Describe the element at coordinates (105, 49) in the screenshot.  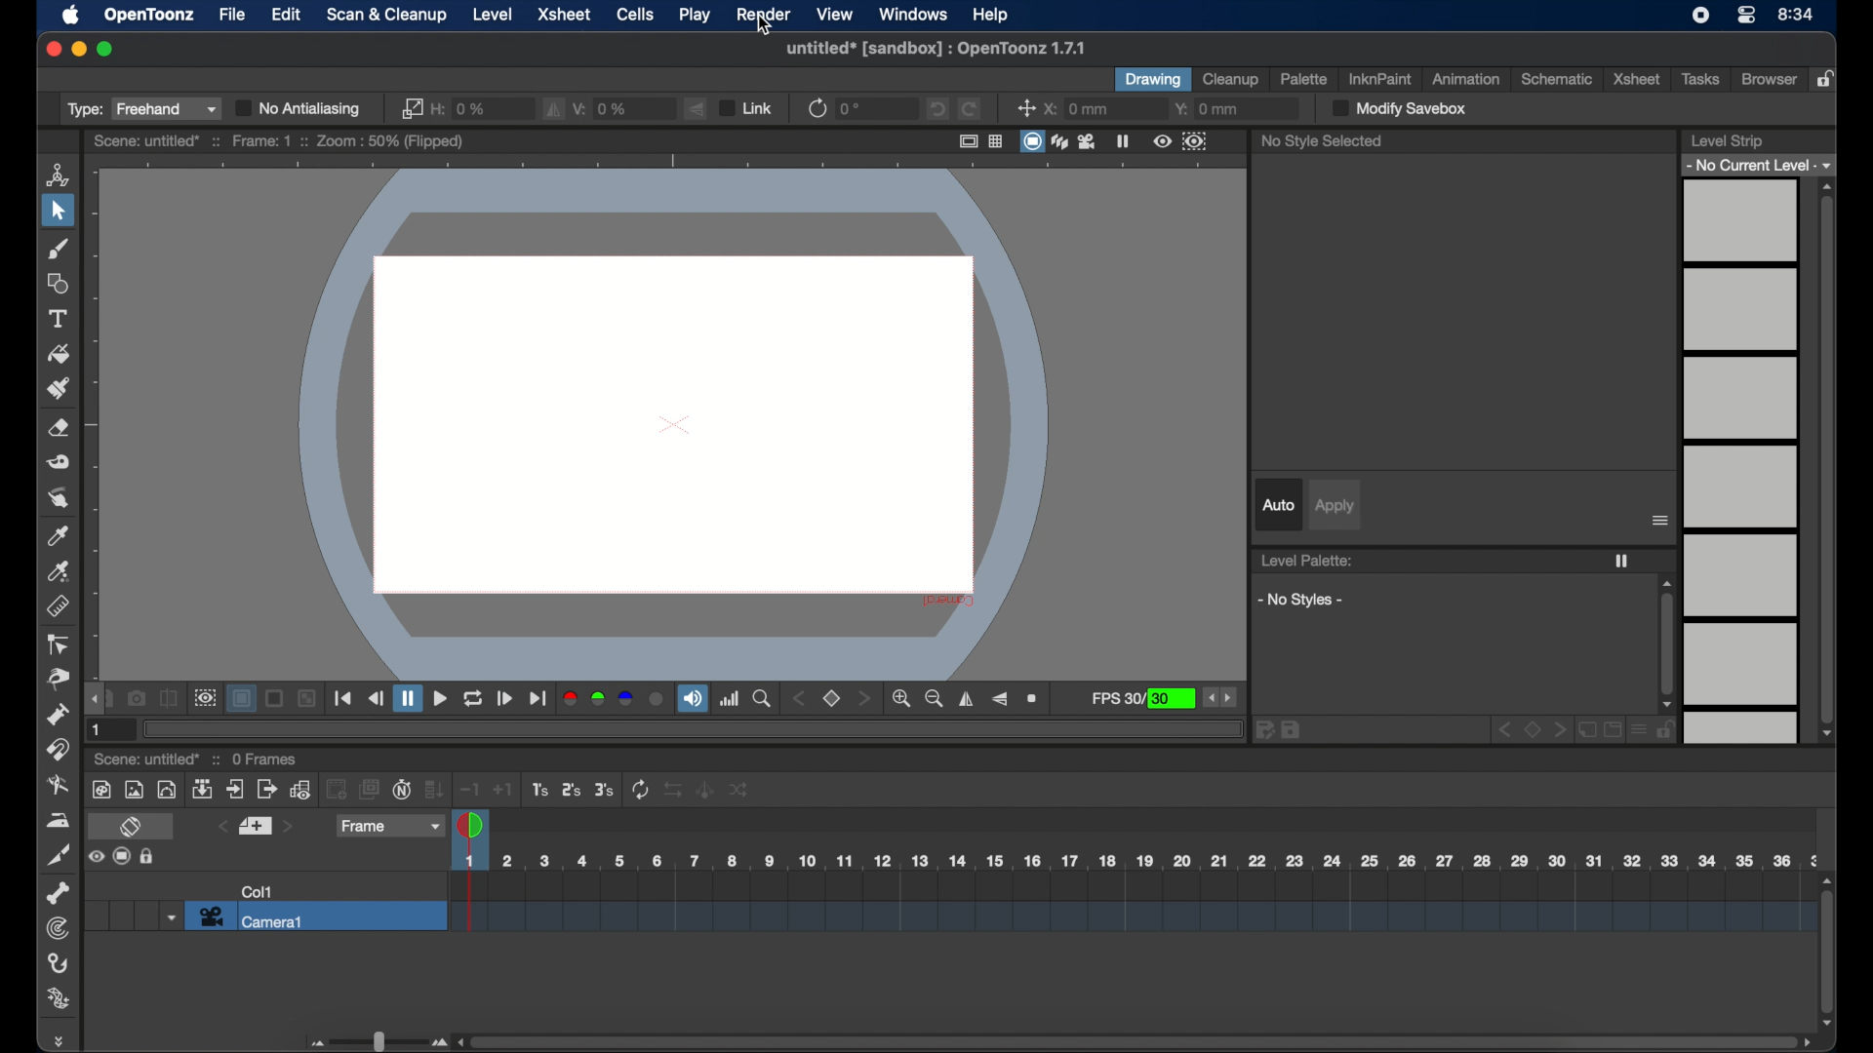
I see `maximize` at that location.